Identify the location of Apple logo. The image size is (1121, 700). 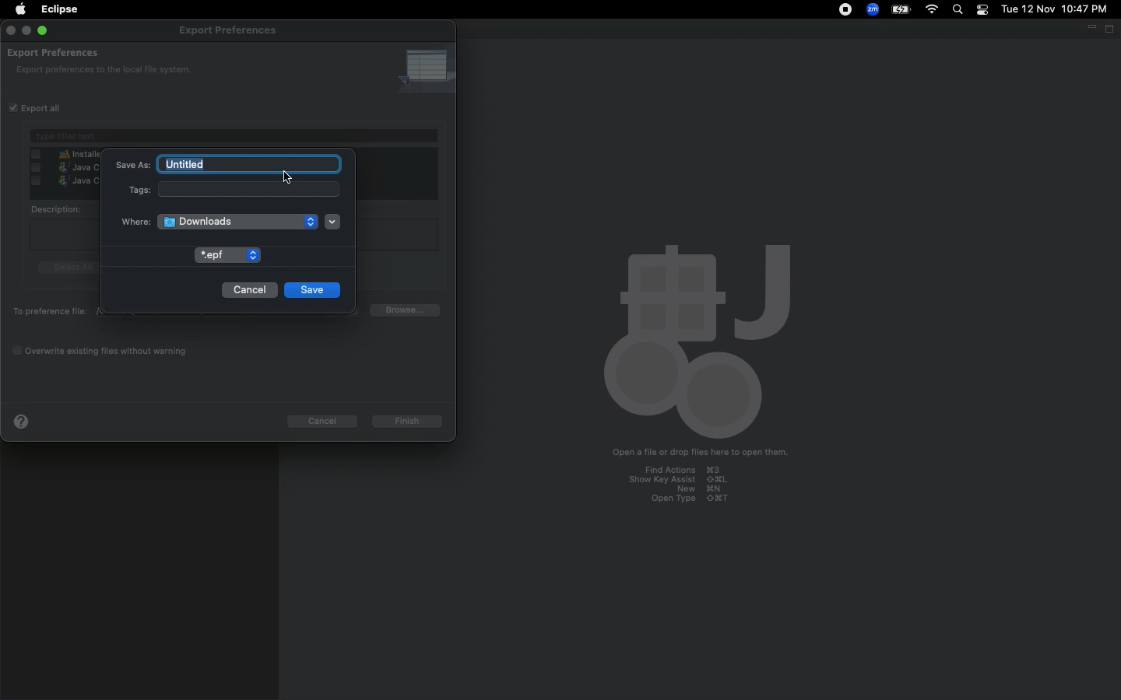
(20, 11).